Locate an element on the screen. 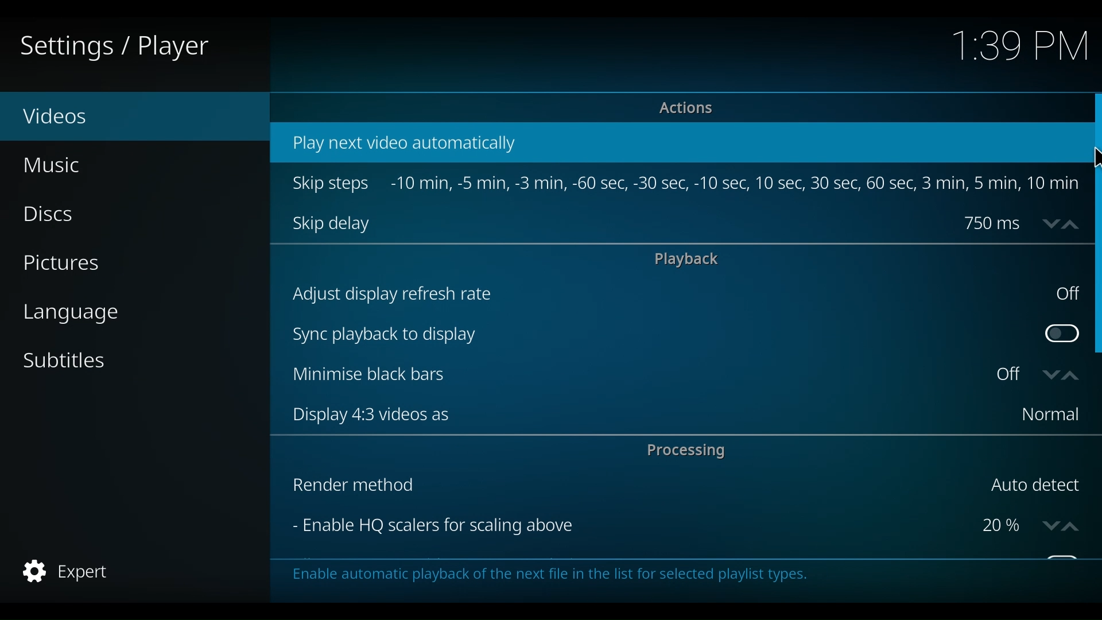 This screenshot has height=620, width=1102. Music is located at coordinates (55, 165).